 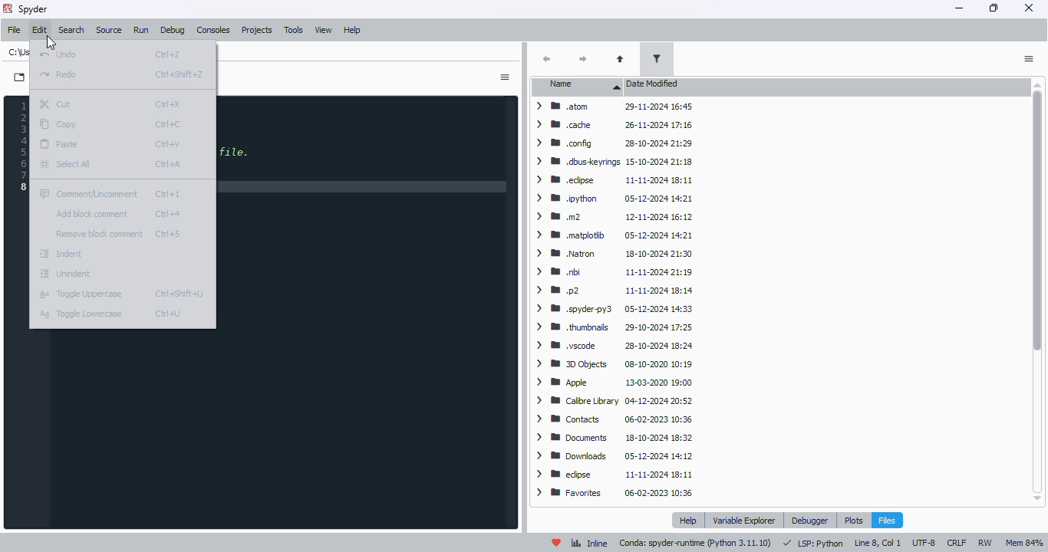 What do you see at coordinates (745, 520) in the screenshot?
I see `variable explorer` at bounding box center [745, 520].